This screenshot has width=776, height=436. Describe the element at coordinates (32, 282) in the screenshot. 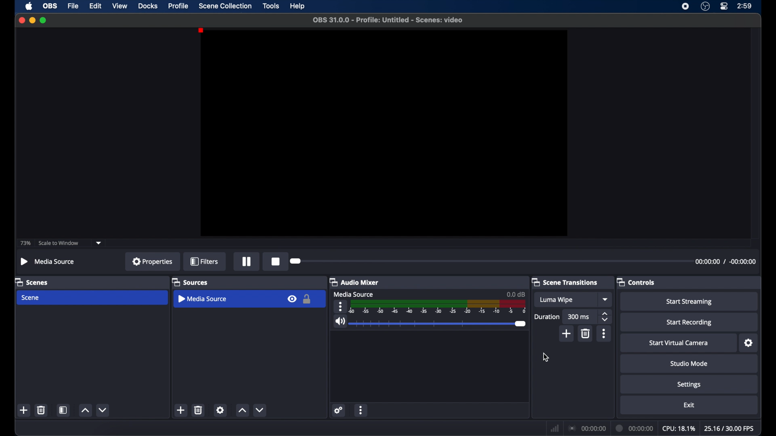

I see `scenes` at that location.